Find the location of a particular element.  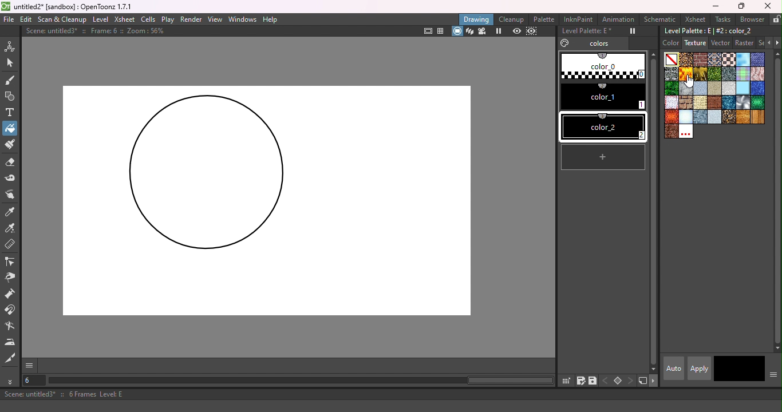

Xsheet is located at coordinates (695, 19).